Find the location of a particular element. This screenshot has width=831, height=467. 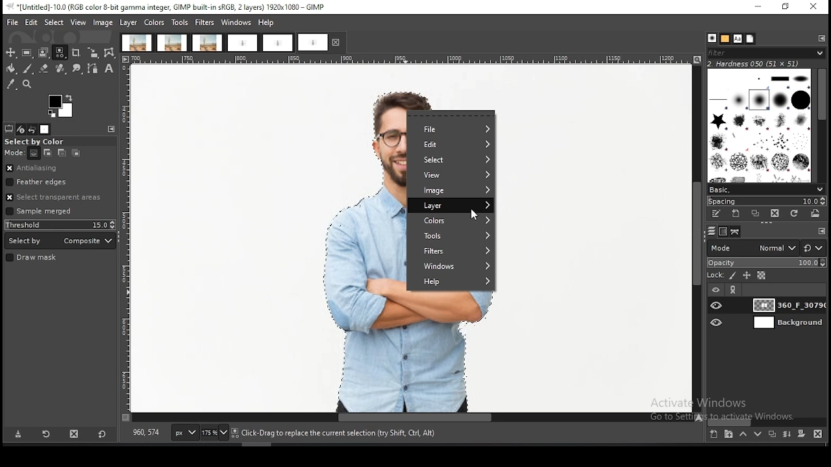

images is located at coordinates (45, 130).